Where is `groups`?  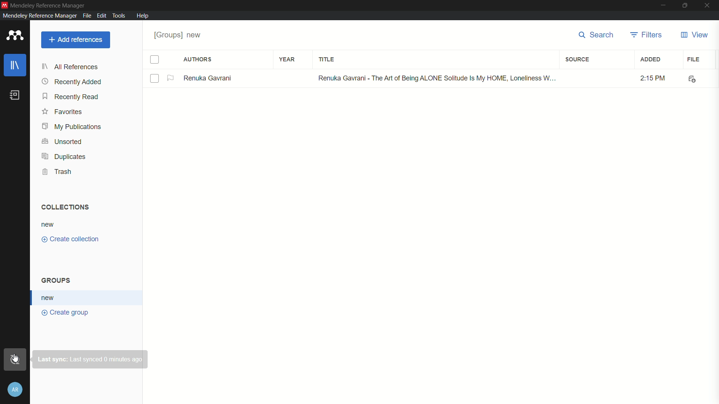 groups is located at coordinates (58, 280).